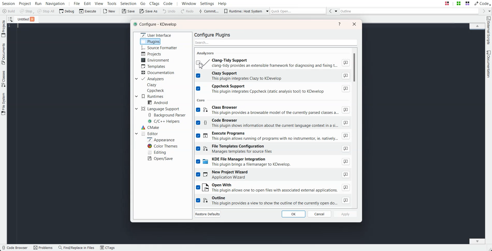 The height and width of the screenshot is (251, 492). I want to click on Execute Programs, so click(273, 136).